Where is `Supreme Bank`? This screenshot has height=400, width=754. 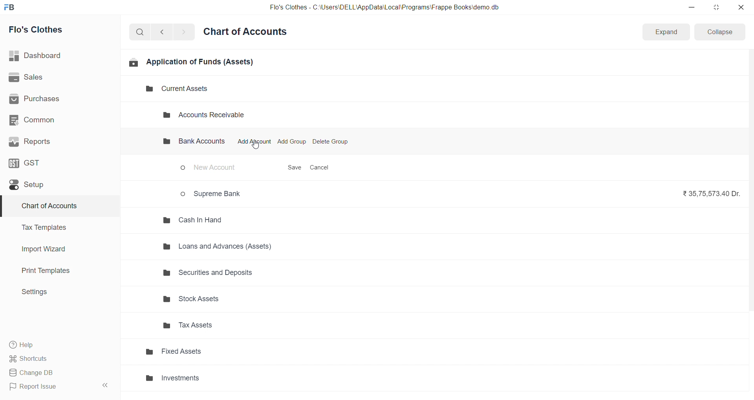 Supreme Bank is located at coordinates (214, 193).